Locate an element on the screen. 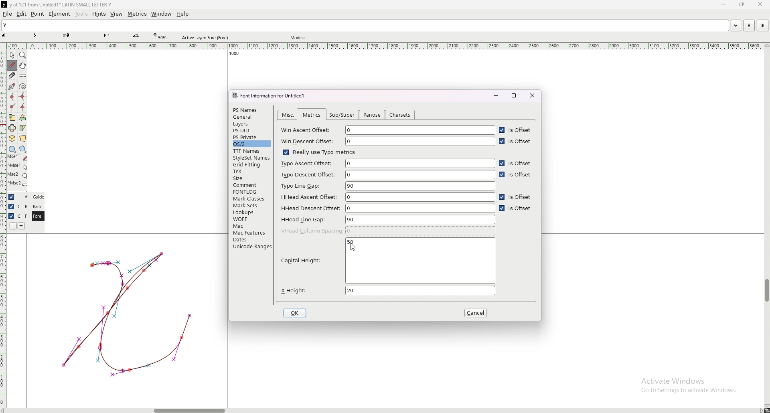 The width and height of the screenshot is (770, 413). scroll bar horizontal is located at coordinates (189, 409).